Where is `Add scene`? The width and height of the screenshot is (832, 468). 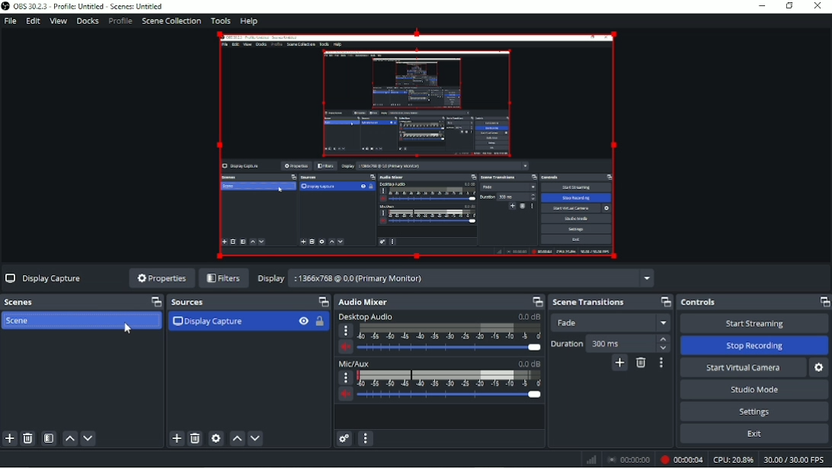 Add scene is located at coordinates (9, 439).